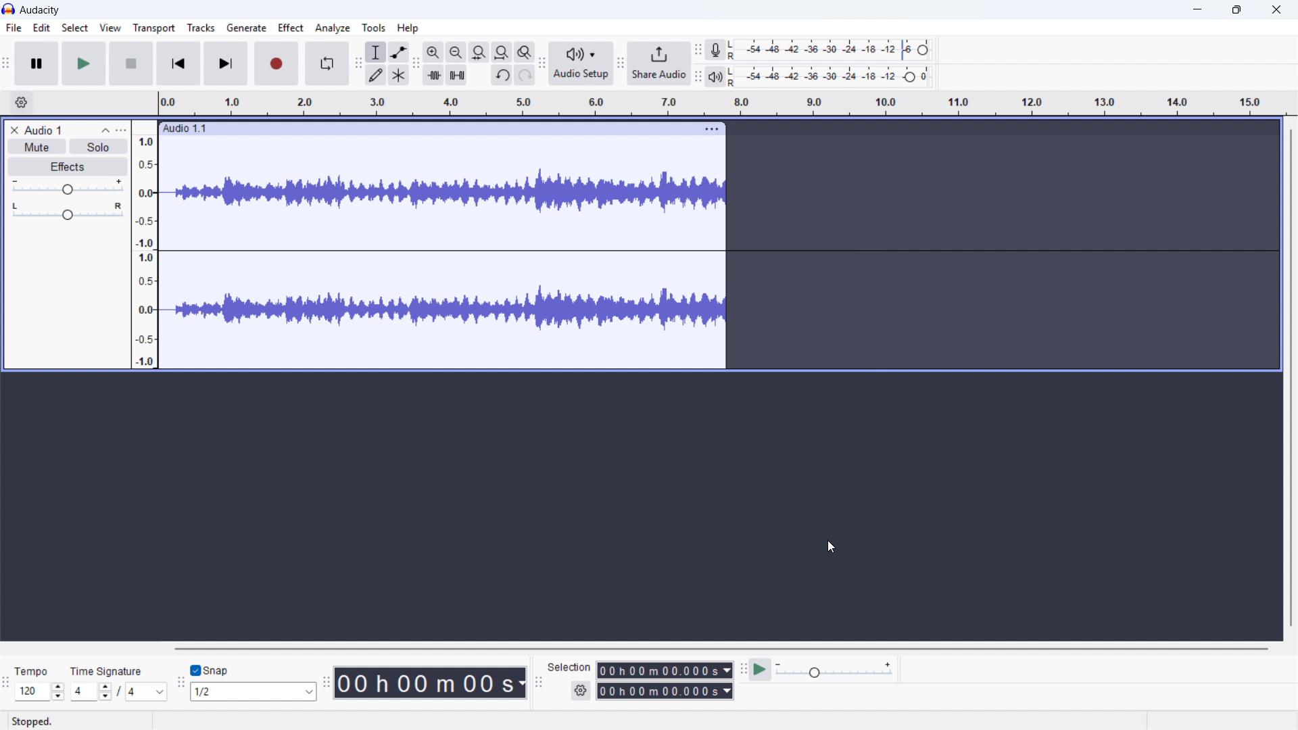  What do you see at coordinates (178, 63) in the screenshot?
I see `Skip to beginning ` at bounding box center [178, 63].